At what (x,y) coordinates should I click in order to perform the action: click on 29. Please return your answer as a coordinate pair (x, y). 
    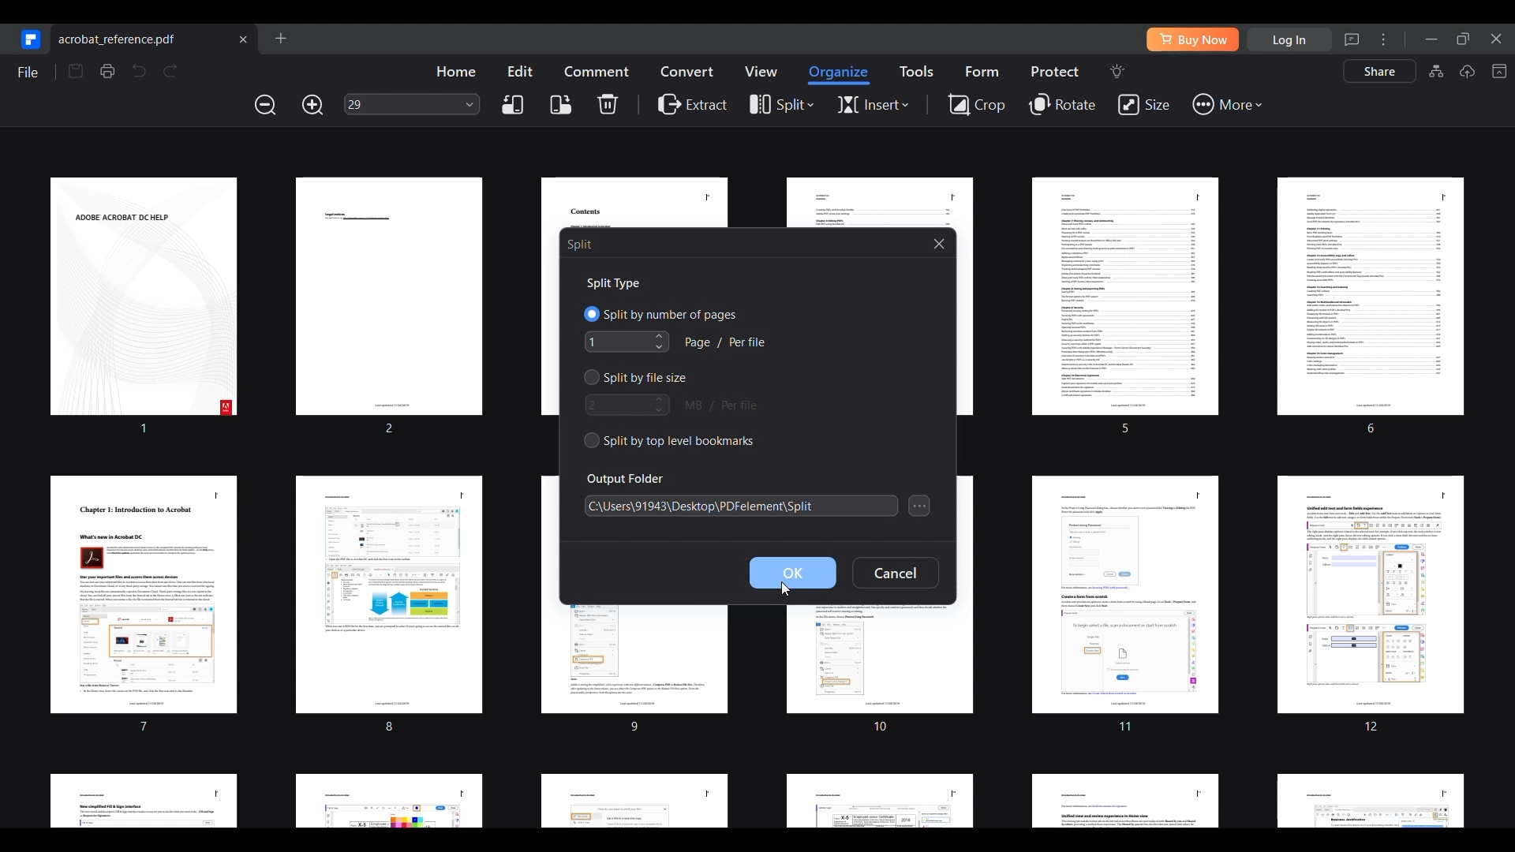
    Looking at the image, I should click on (401, 104).